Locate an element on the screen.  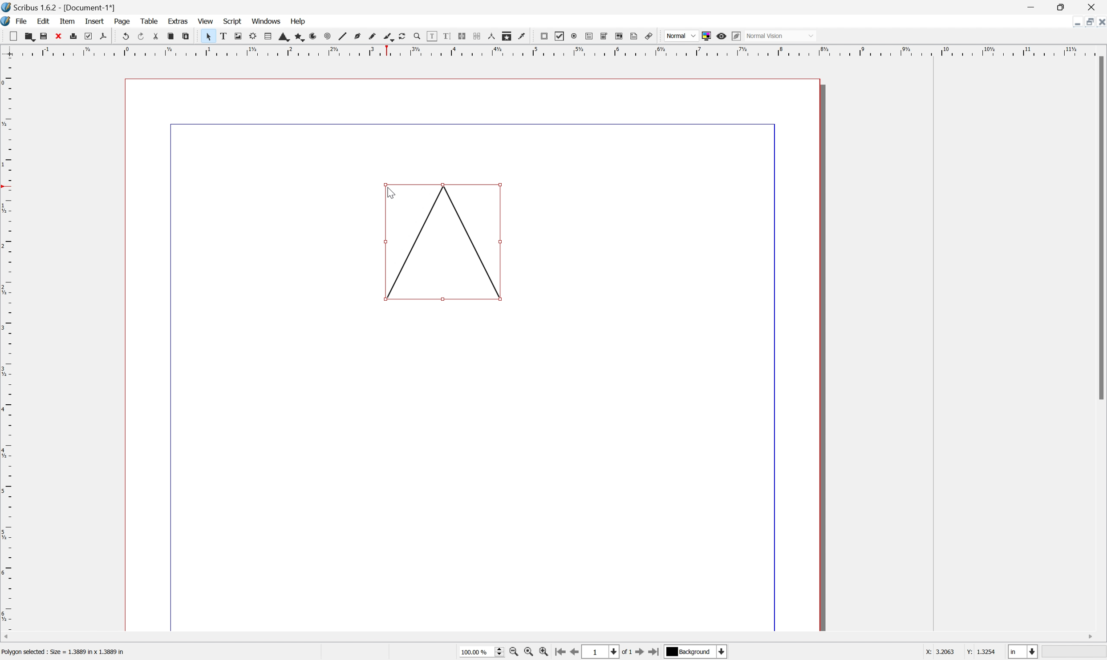
Insert is located at coordinates (95, 21).